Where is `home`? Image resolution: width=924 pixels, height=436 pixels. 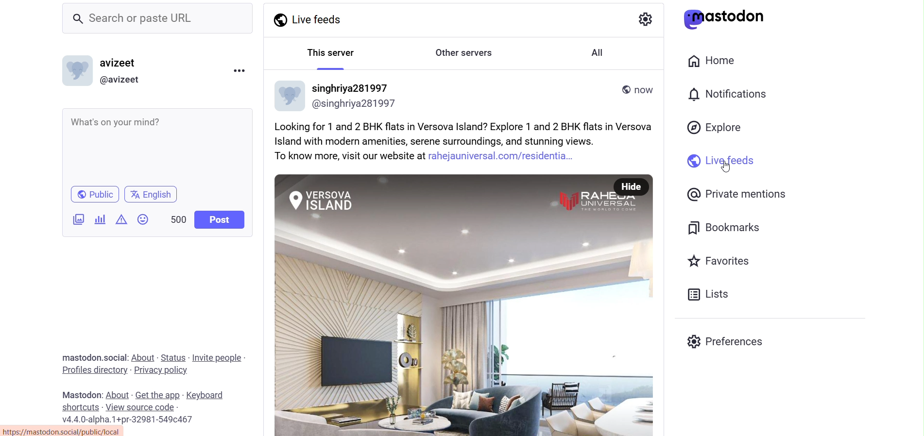 home is located at coordinates (715, 60).